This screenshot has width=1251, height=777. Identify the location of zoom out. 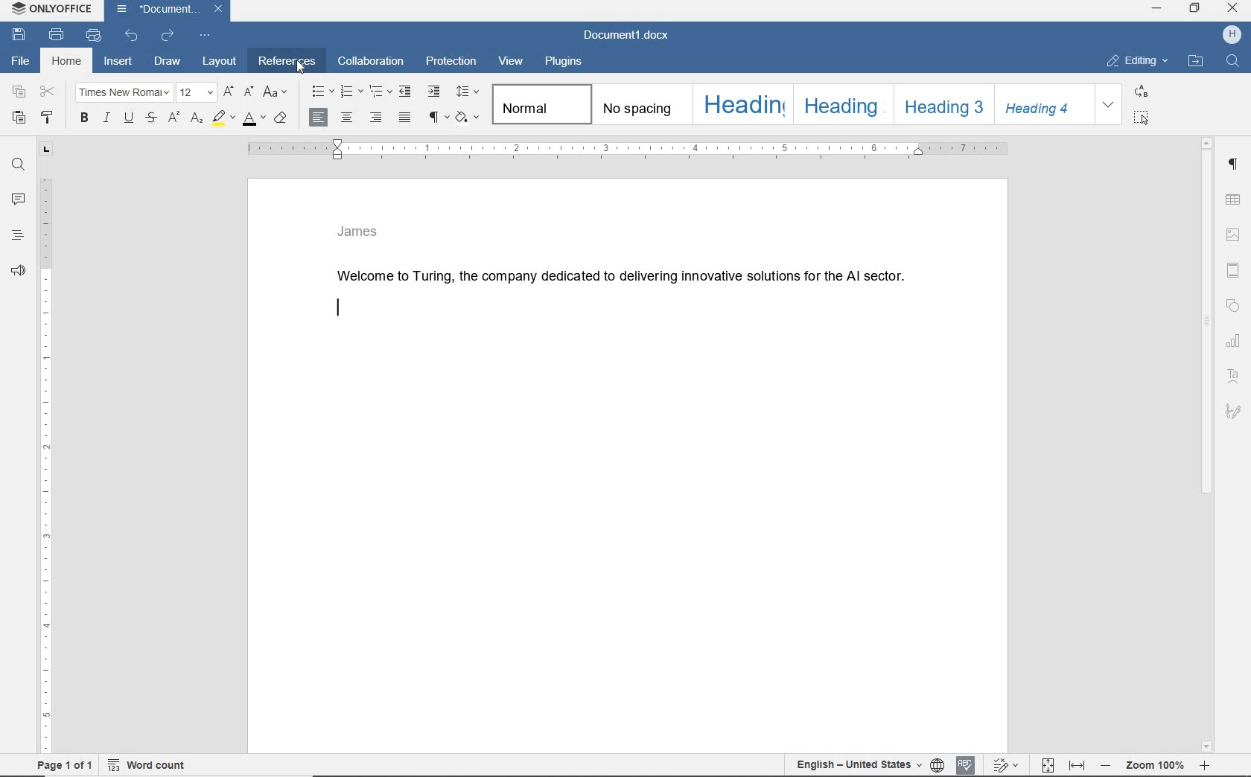
(1109, 767).